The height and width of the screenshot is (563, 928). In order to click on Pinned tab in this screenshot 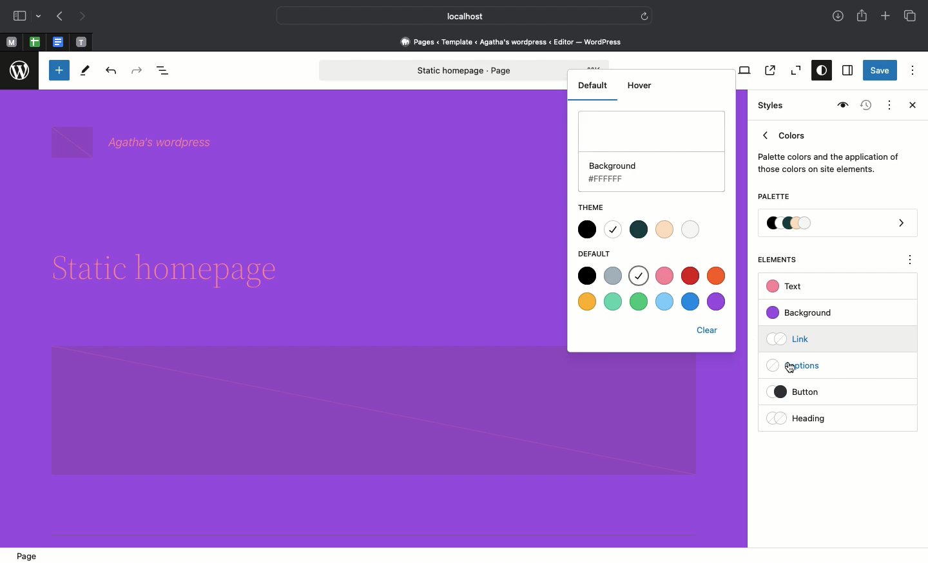, I will do `click(35, 43)`.